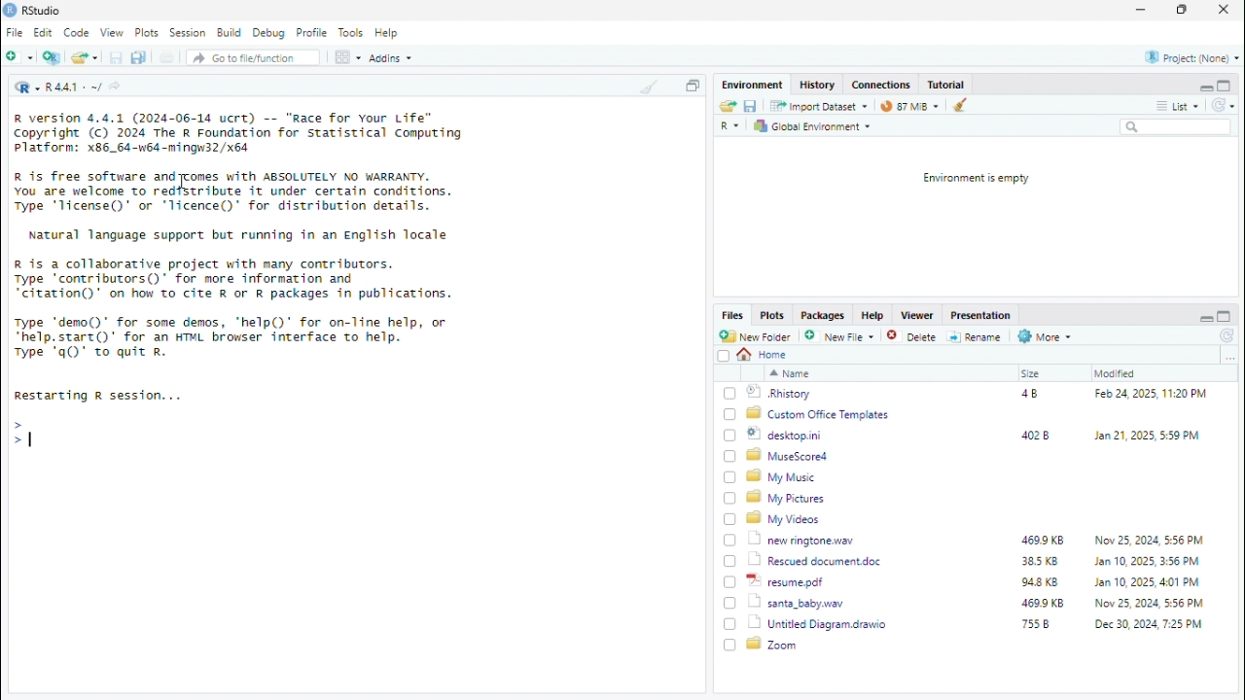  I want to click on Checkbox, so click(729, 603).